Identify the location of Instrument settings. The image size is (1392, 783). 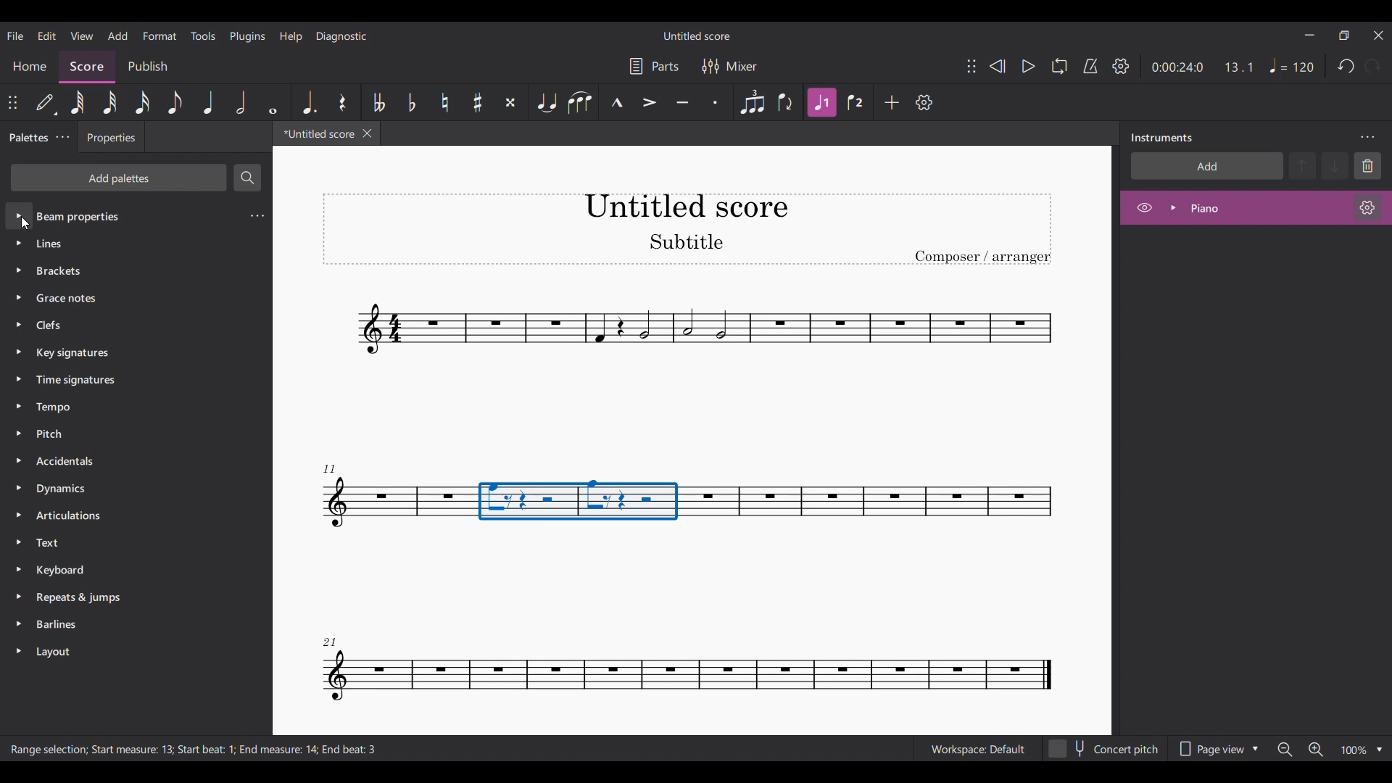
(1368, 207).